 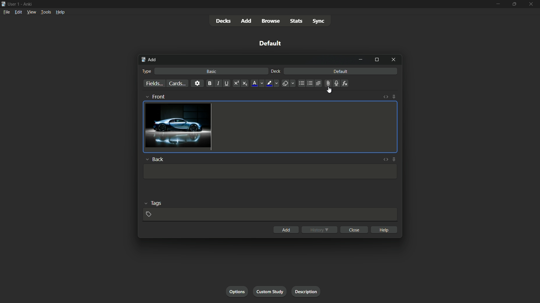 I want to click on subscript, so click(x=245, y=83).